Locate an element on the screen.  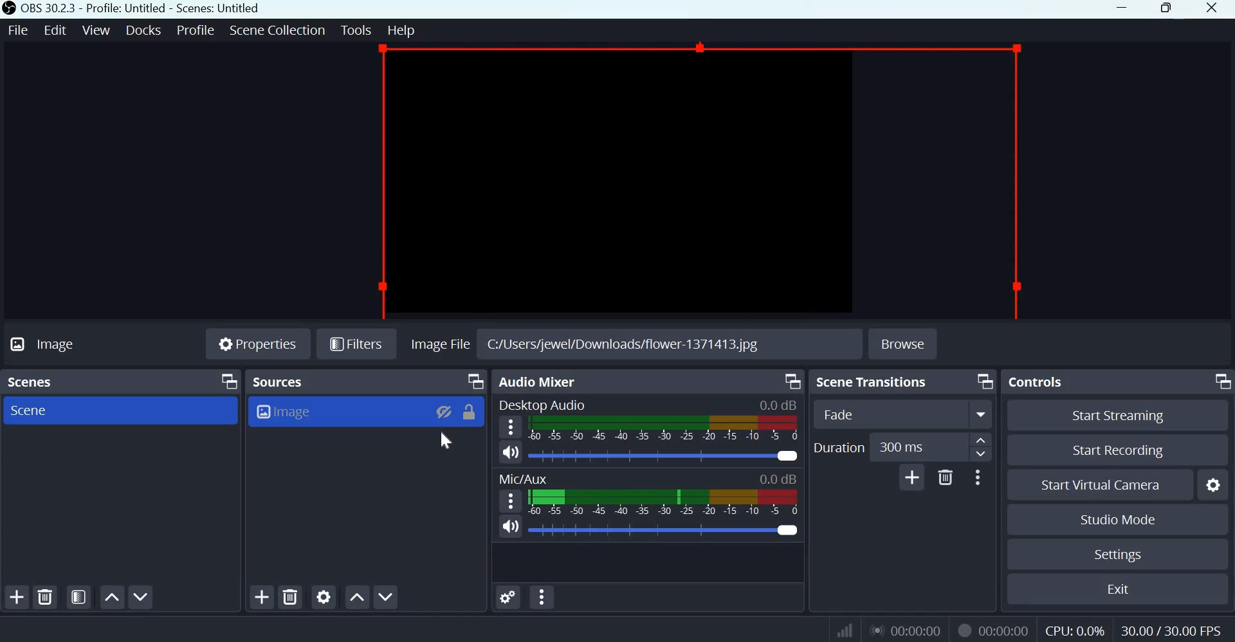
Image is located at coordinates (43, 344).